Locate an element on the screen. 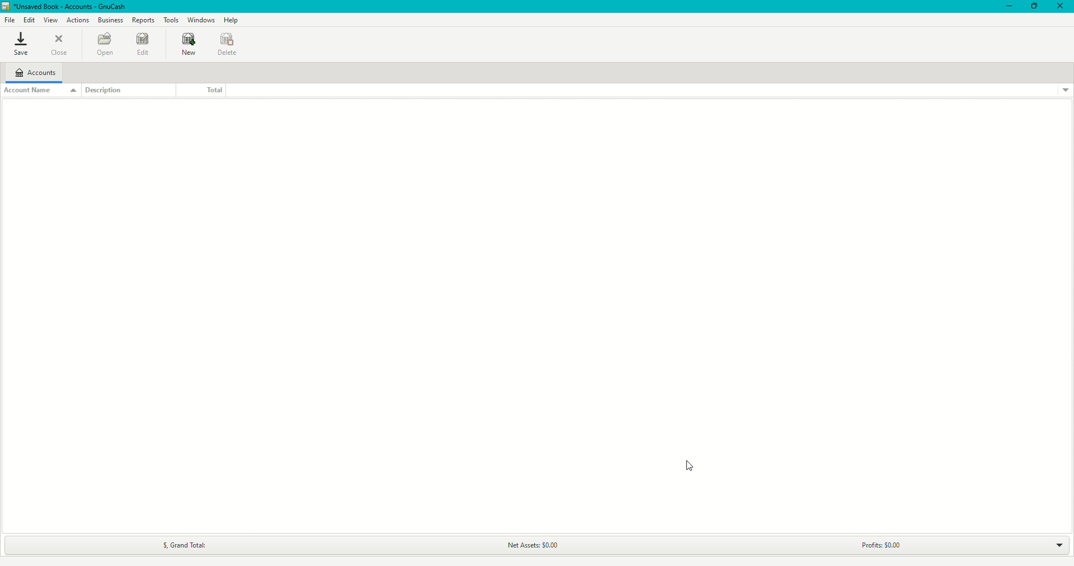 Image resolution: width=1074 pixels, height=566 pixels. Edit is located at coordinates (142, 46).